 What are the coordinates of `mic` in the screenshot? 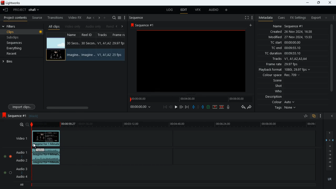 It's located at (229, 108).